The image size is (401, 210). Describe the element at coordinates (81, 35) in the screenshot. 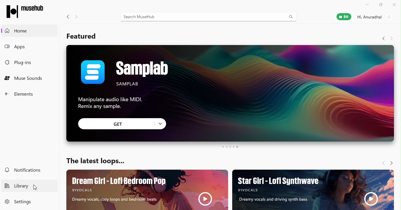

I see `Featured` at that location.